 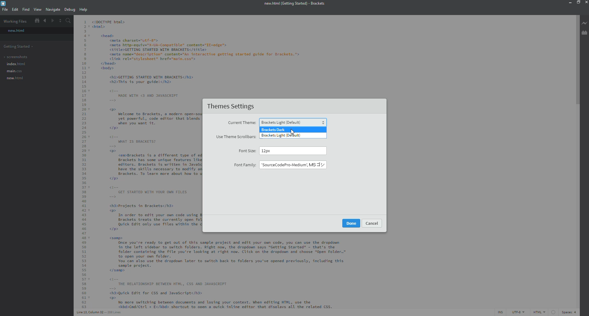 What do you see at coordinates (292, 165) in the screenshot?
I see `family` at bounding box center [292, 165].